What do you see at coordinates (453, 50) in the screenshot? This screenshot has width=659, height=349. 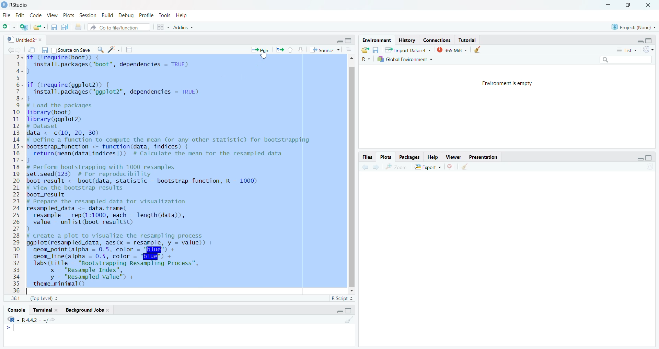 I see `375MiB ~` at bounding box center [453, 50].